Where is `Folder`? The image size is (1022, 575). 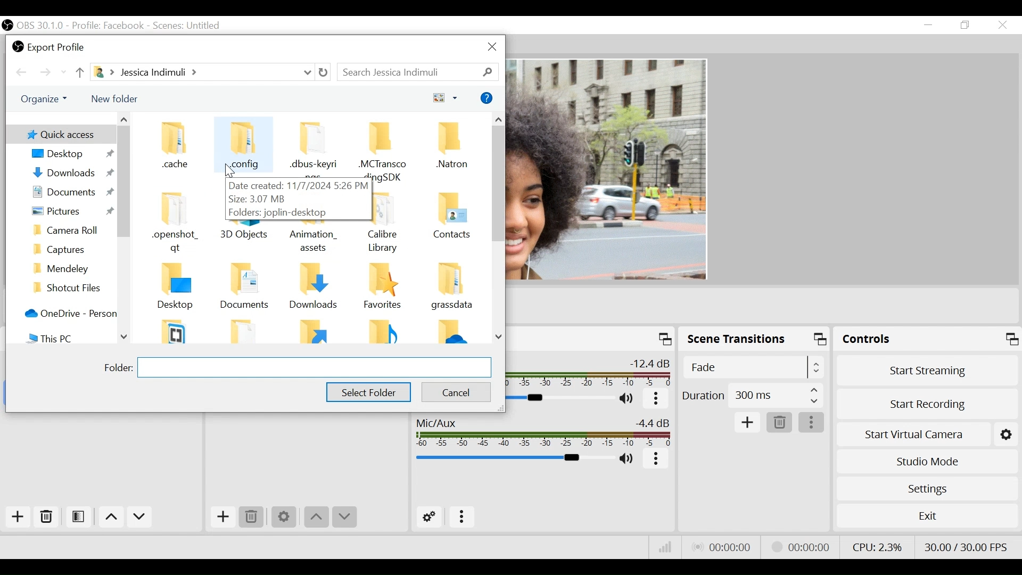
Folder is located at coordinates (449, 151).